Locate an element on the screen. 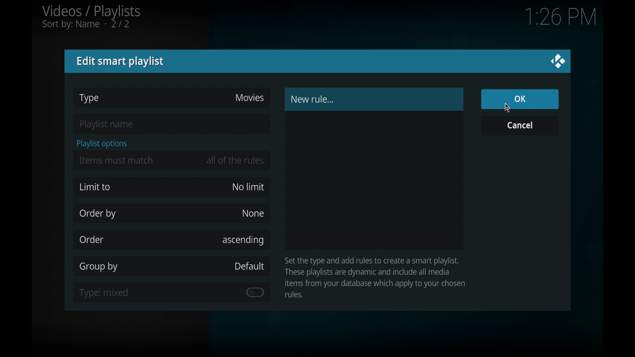 This screenshot has height=357, width=635. time is located at coordinates (560, 17).